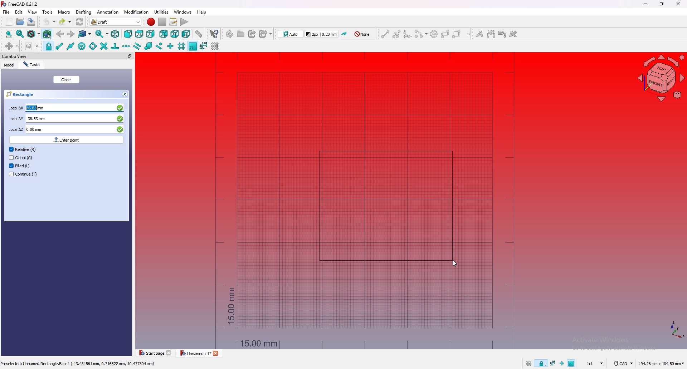  What do you see at coordinates (396, 34) in the screenshot?
I see `polyline` at bounding box center [396, 34].